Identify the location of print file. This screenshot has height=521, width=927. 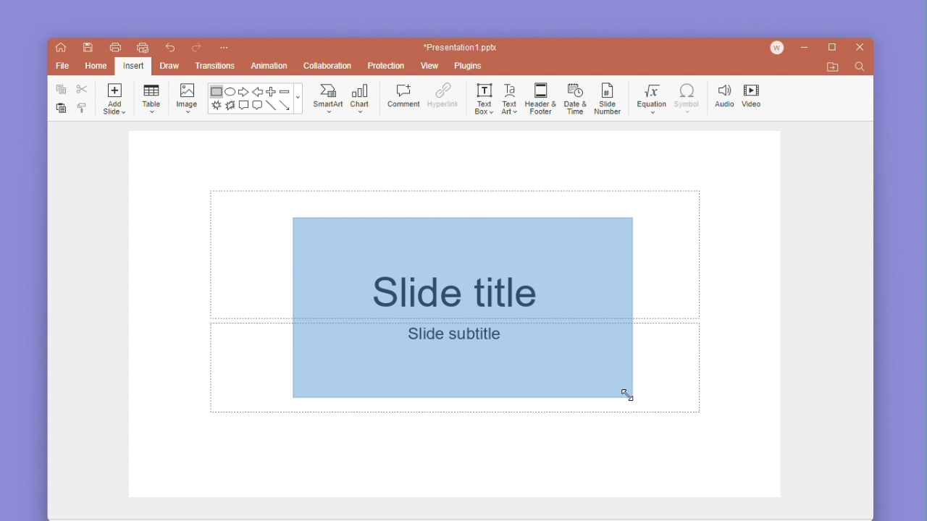
(112, 47).